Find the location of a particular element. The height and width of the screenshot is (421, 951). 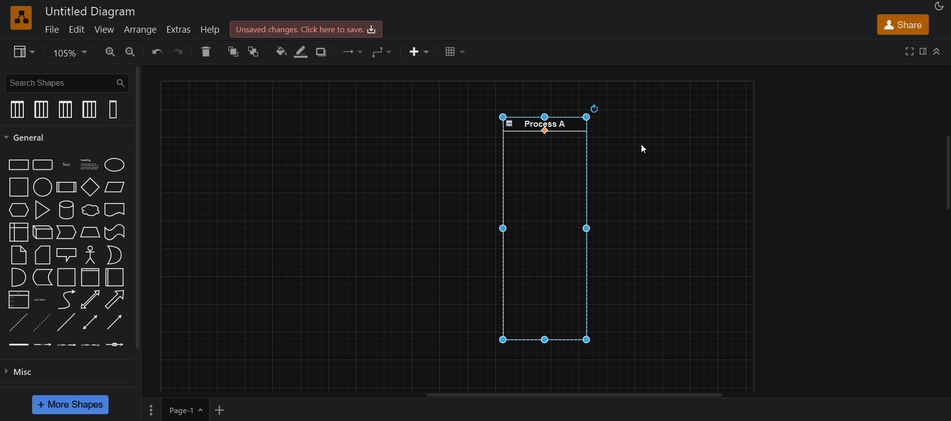

vertical swimlanes is located at coordinates (113, 110).